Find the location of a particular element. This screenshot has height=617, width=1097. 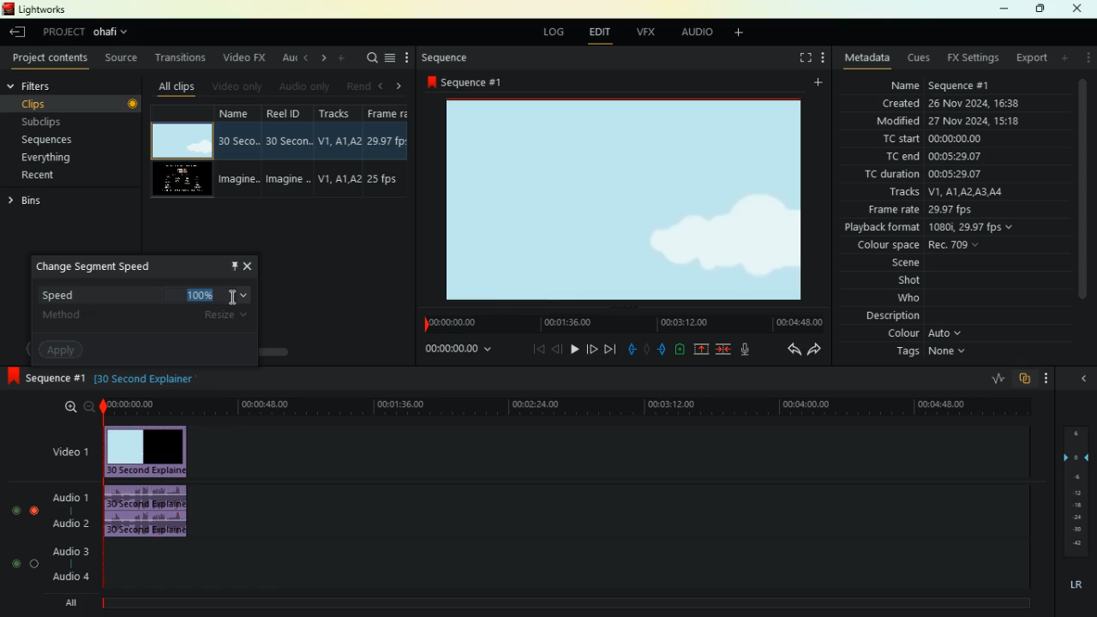

add is located at coordinates (822, 82).